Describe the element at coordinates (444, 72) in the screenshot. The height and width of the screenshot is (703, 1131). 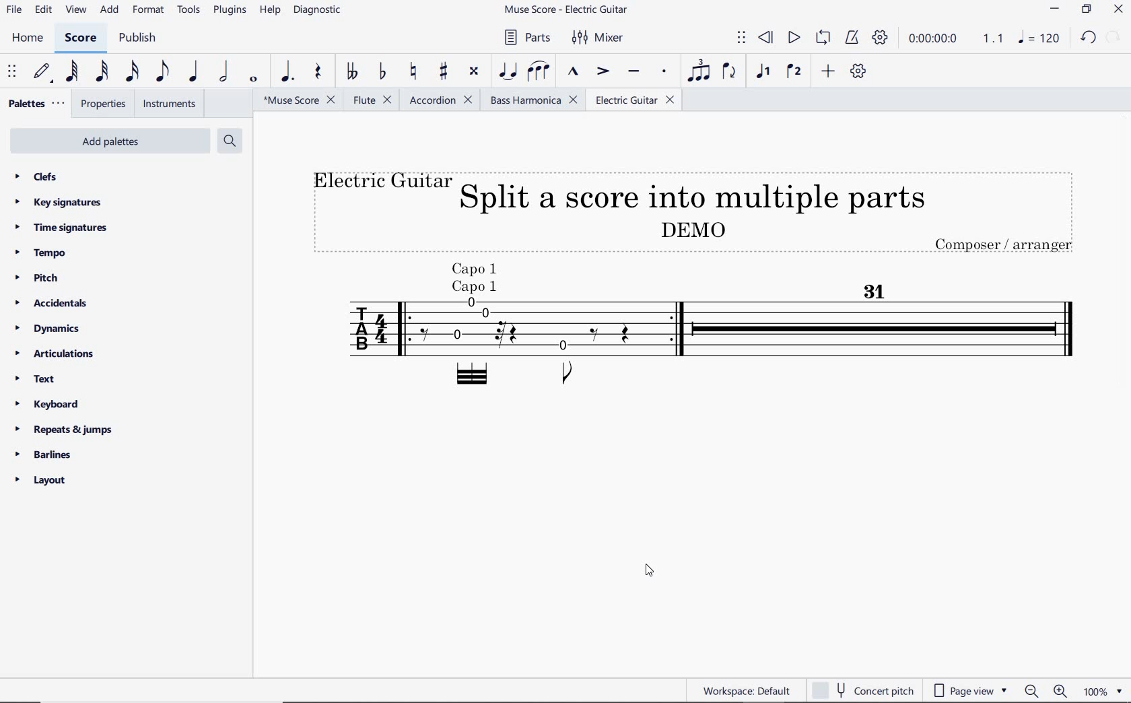
I see `toggle sharp` at that location.